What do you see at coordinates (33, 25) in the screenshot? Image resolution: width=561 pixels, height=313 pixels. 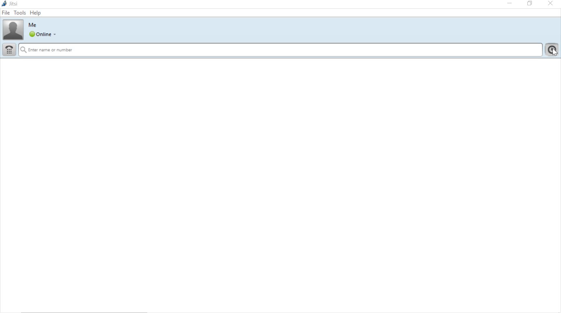 I see `account name` at bounding box center [33, 25].